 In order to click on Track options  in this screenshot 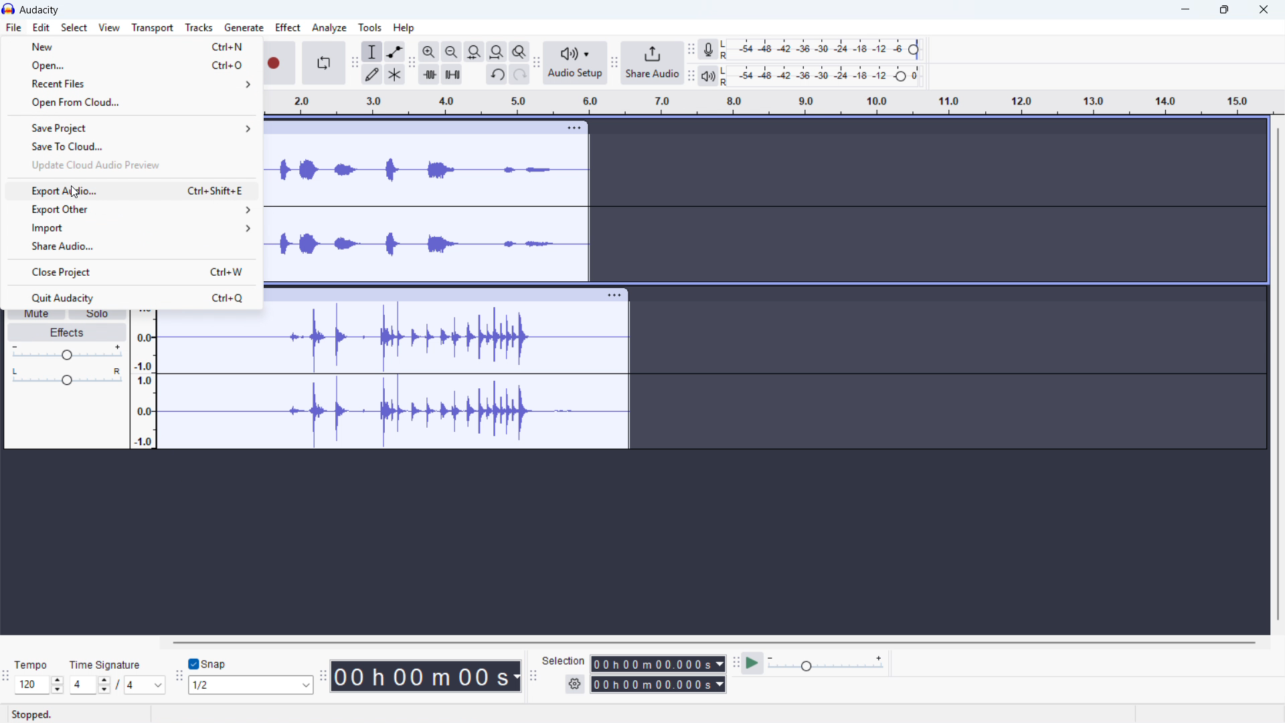, I will do `click(614, 295)`.